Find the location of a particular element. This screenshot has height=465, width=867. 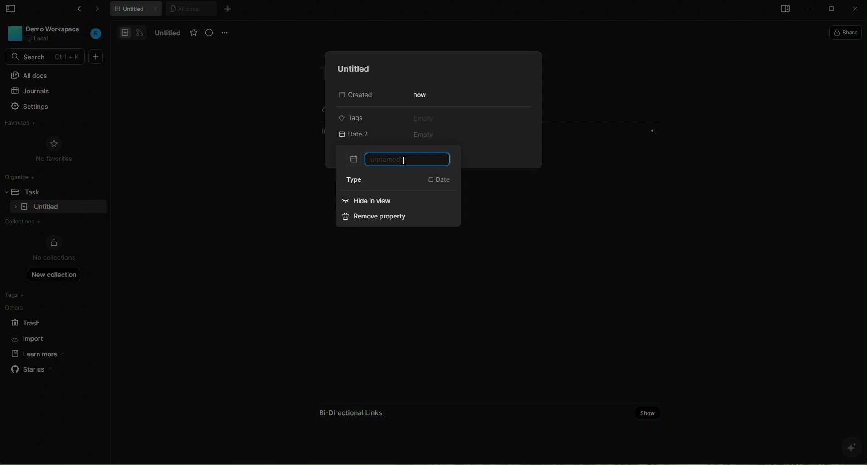

SEARCH is located at coordinates (46, 57).